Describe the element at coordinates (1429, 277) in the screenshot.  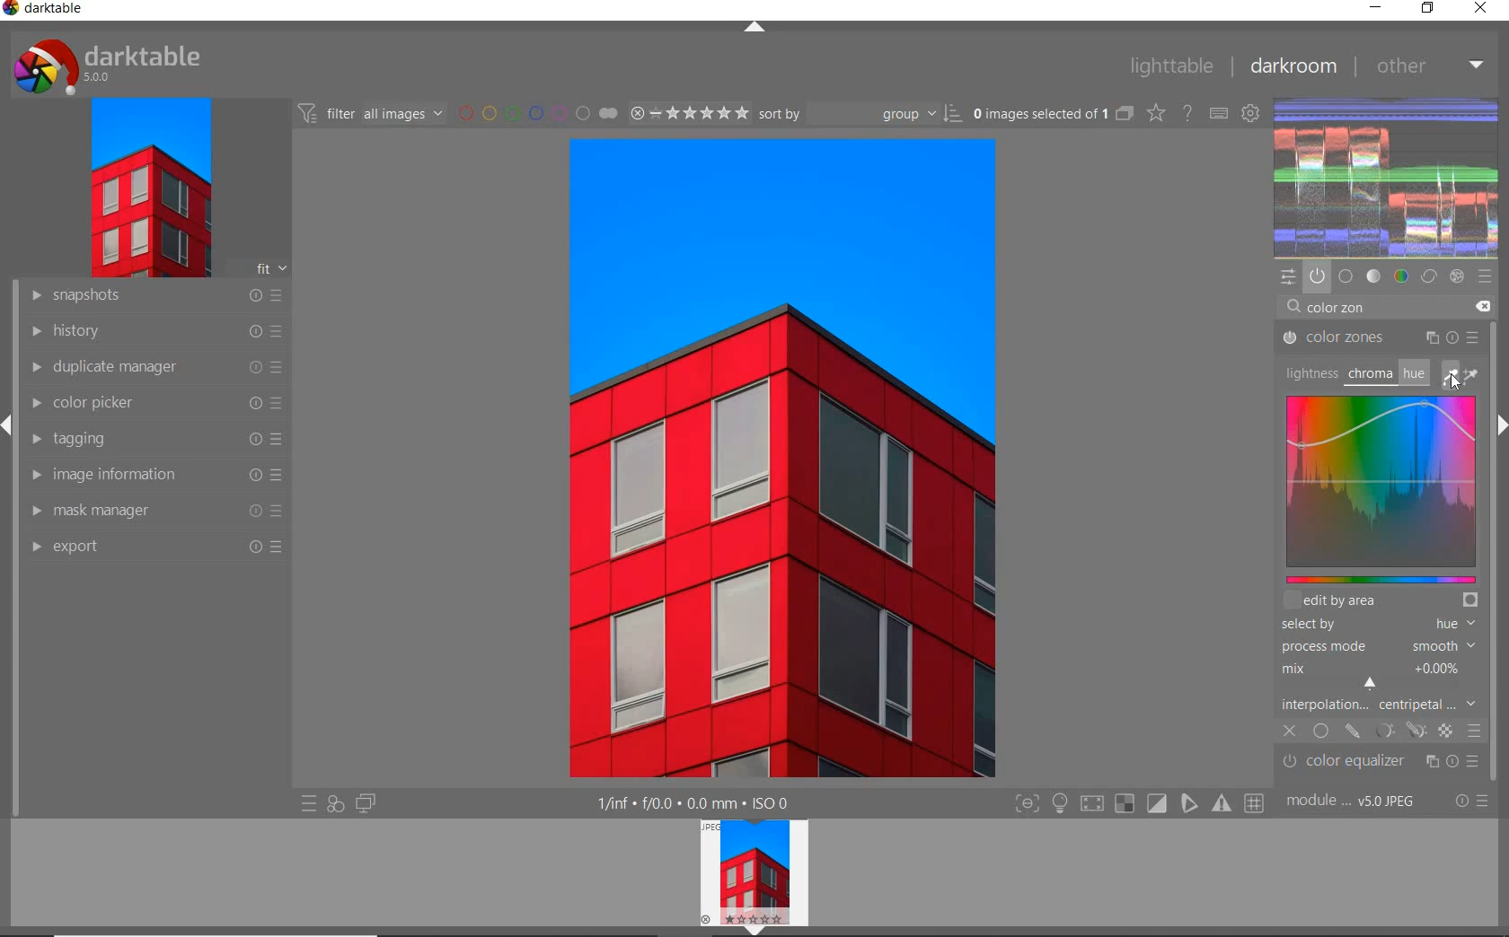
I see `correct` at that location.